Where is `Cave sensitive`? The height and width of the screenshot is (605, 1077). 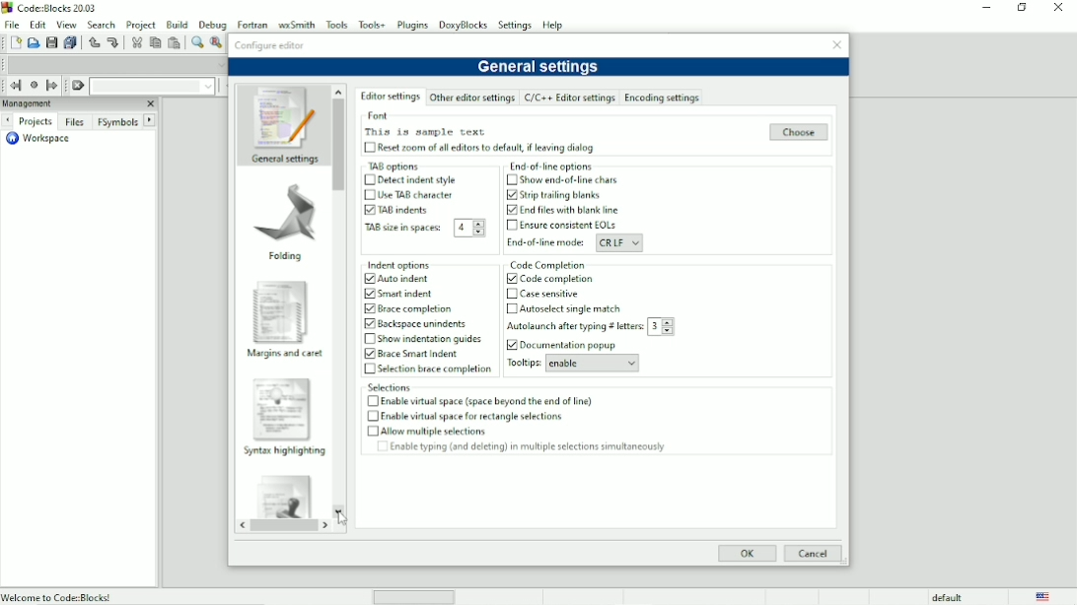
Cave sensitive is located at coordinates (550, 293).